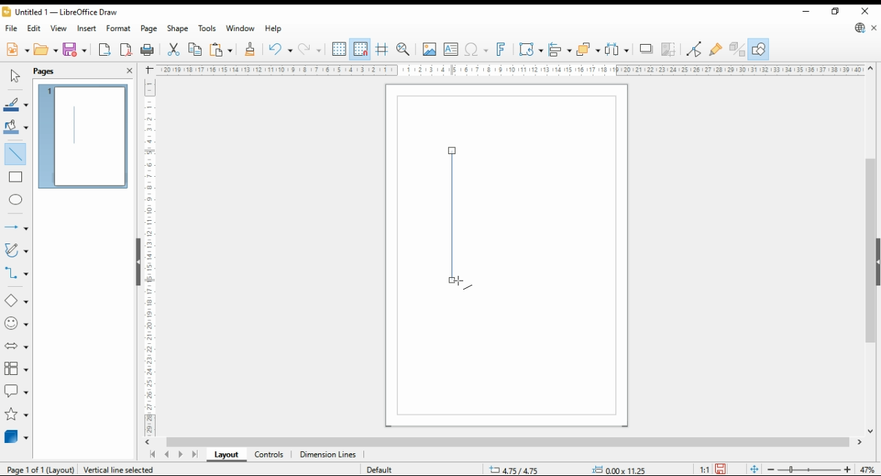  What do you see at coordinates (737, 50) in the screenshot?
I see `toggle extrusions` at bounding box center [737, 50].